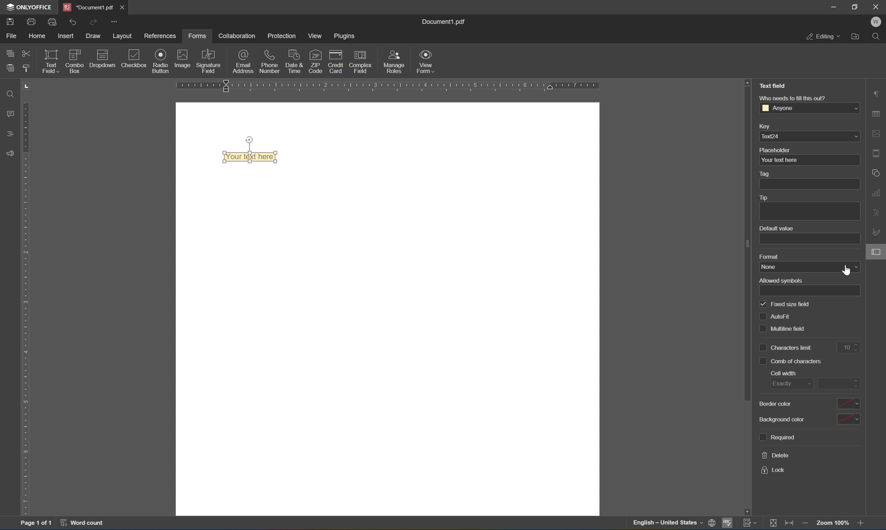 The width and height of the screenshot is (886, 530). Describe the element at coordinates (10, 154) in the screenshot. I see `feedback and support` at that location.